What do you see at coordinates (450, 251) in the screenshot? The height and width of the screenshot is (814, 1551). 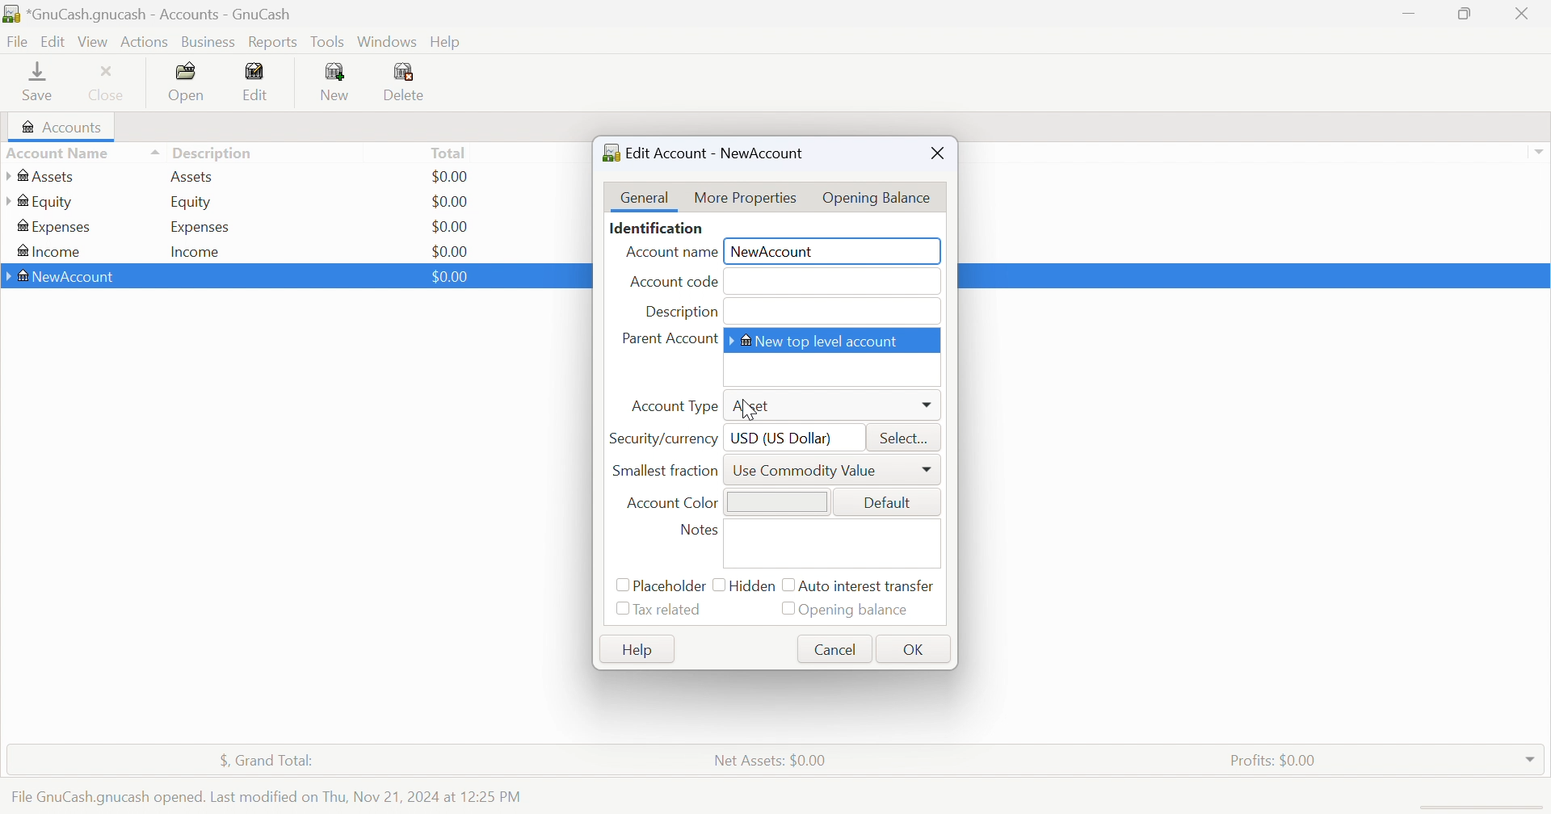 I see `$0.00` at bounding box center [450, 251].